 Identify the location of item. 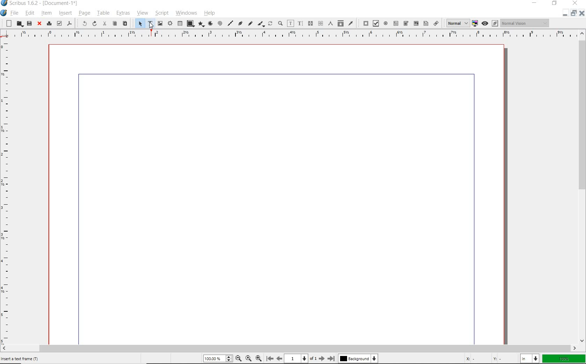
(47, 14).